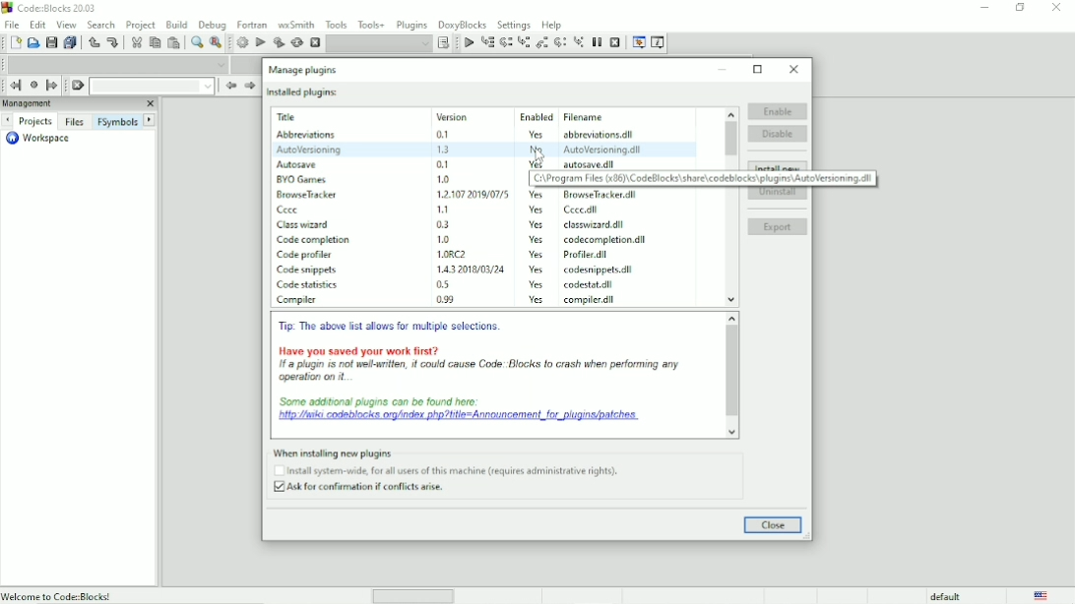 This screenshot has height=604, width=1075. Describe the element at coordinates (468, 43) in the screenshot. I see `Debug/Continue` at that location.